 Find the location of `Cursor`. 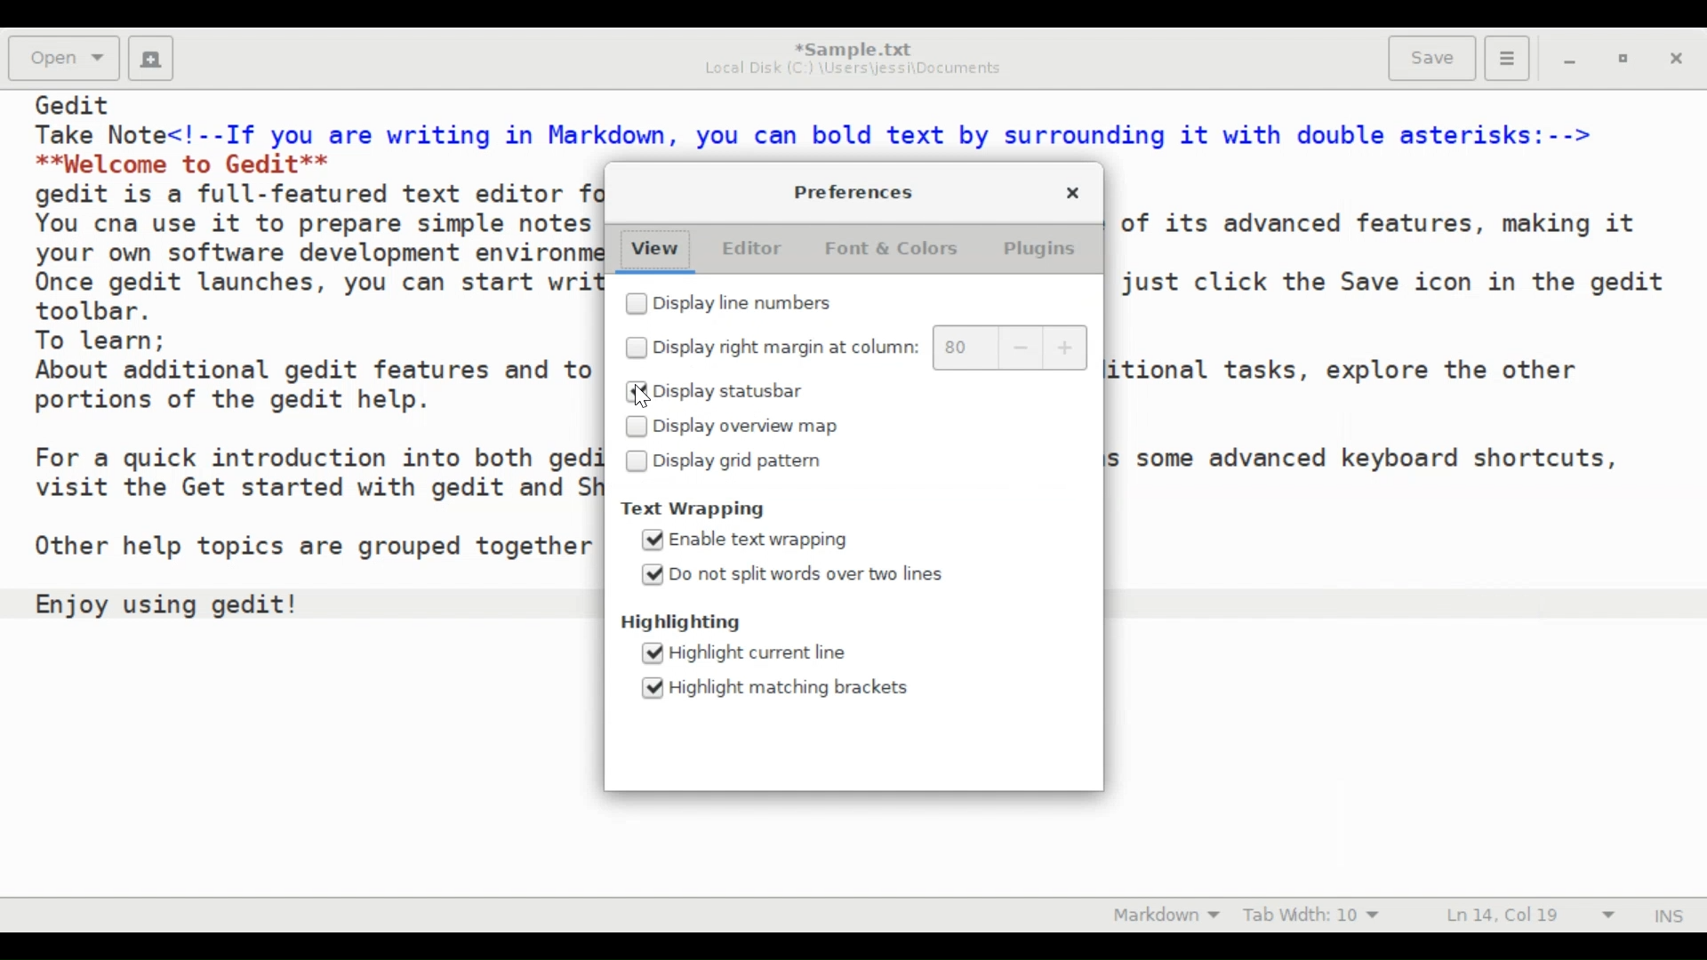

Cursor is located at coordinates (642, 396).